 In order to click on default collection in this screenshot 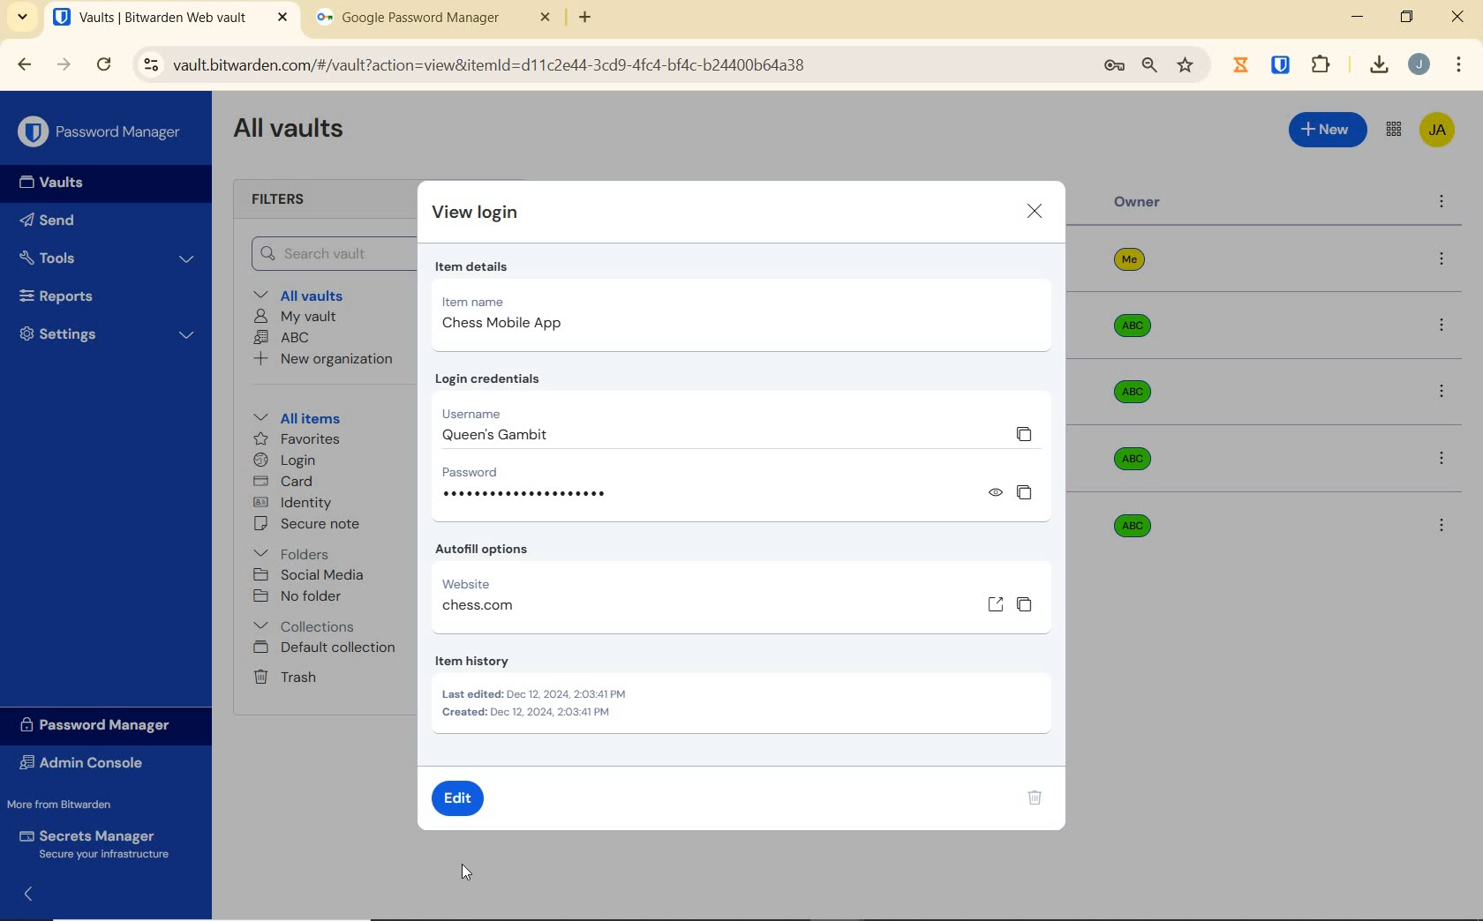, I will do `click(326, 648)`.